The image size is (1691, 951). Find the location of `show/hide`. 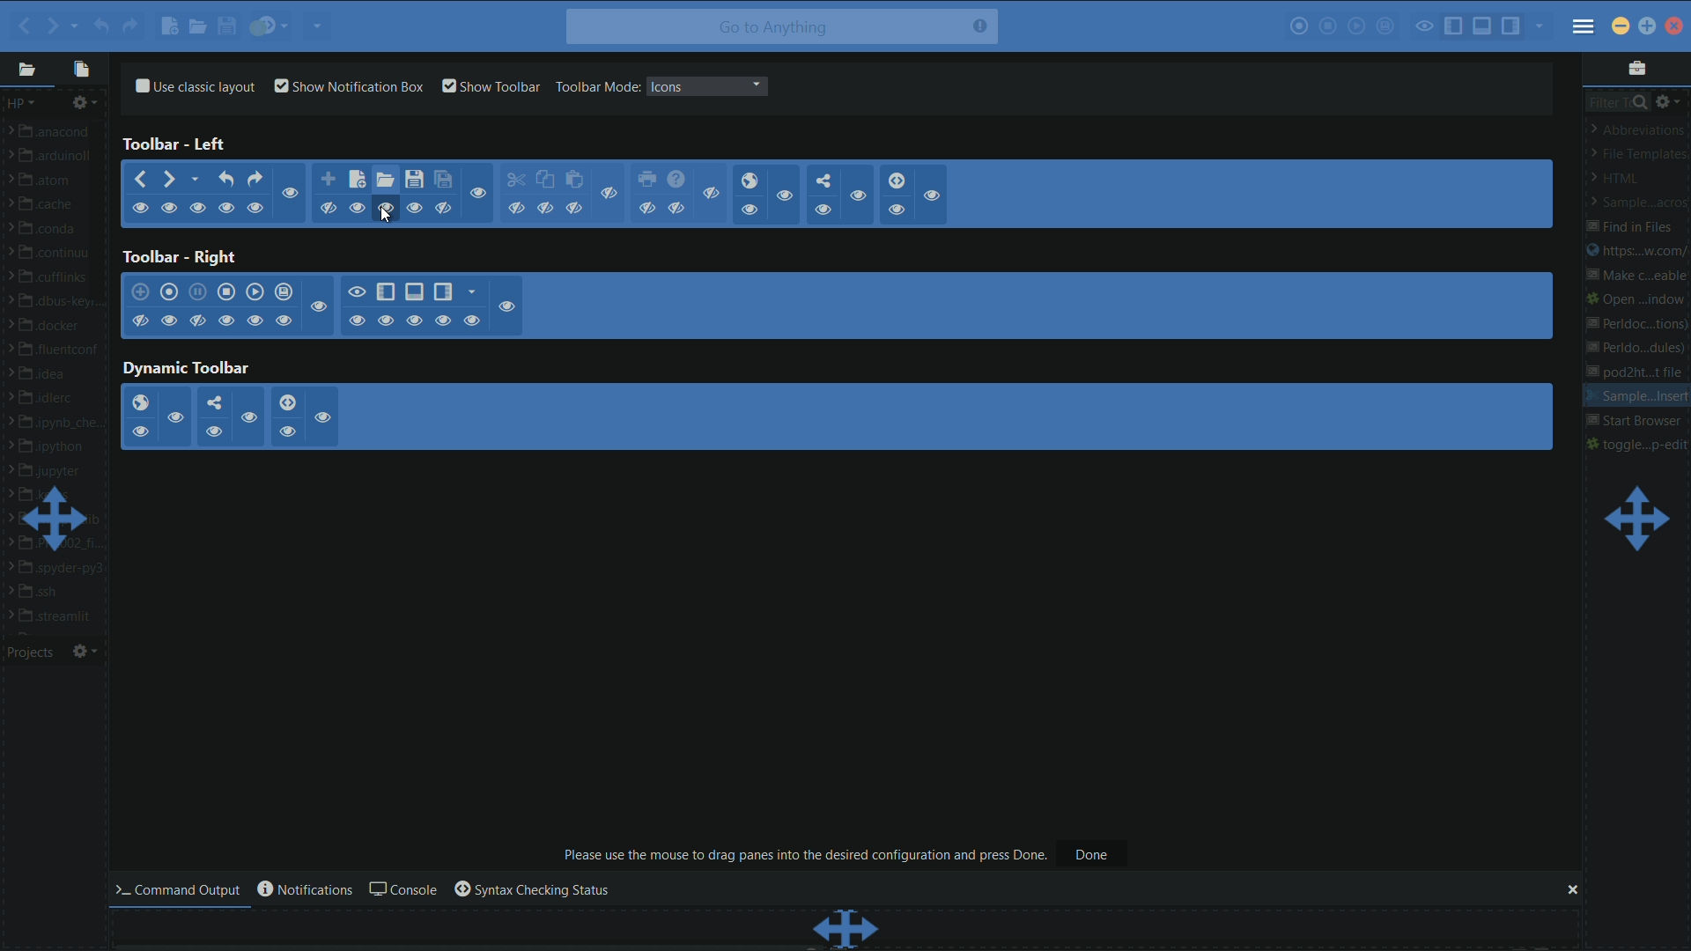

show/hide is located at coordinates (140, 210).